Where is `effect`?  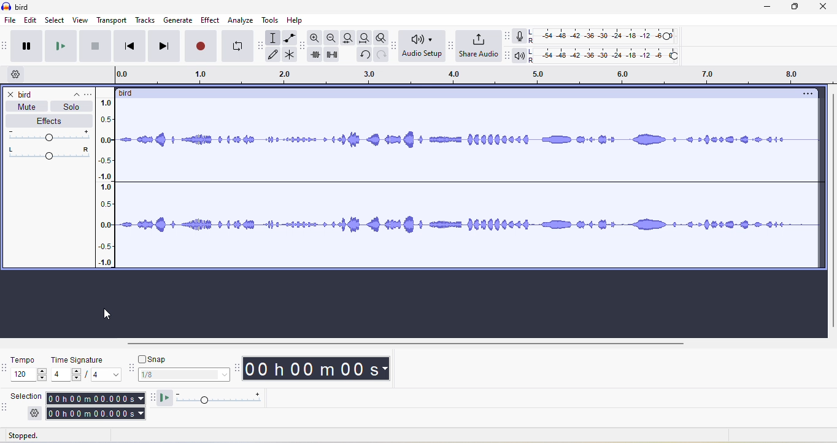
effect is located at coordinates (210, 20).